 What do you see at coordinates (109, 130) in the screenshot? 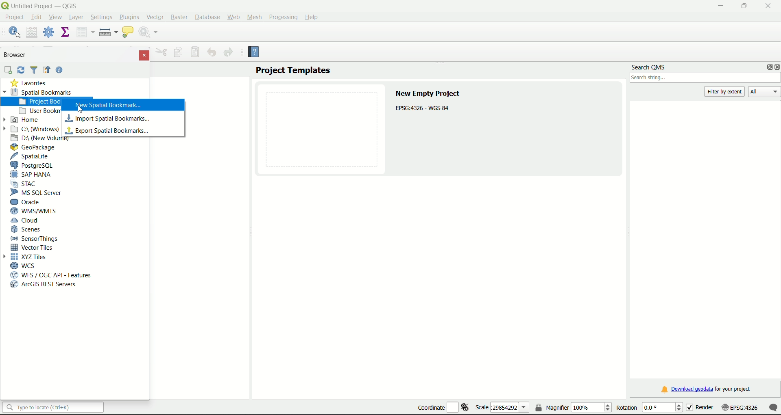
I see `export spatial bookmarks` at bounding box center [109, 130].